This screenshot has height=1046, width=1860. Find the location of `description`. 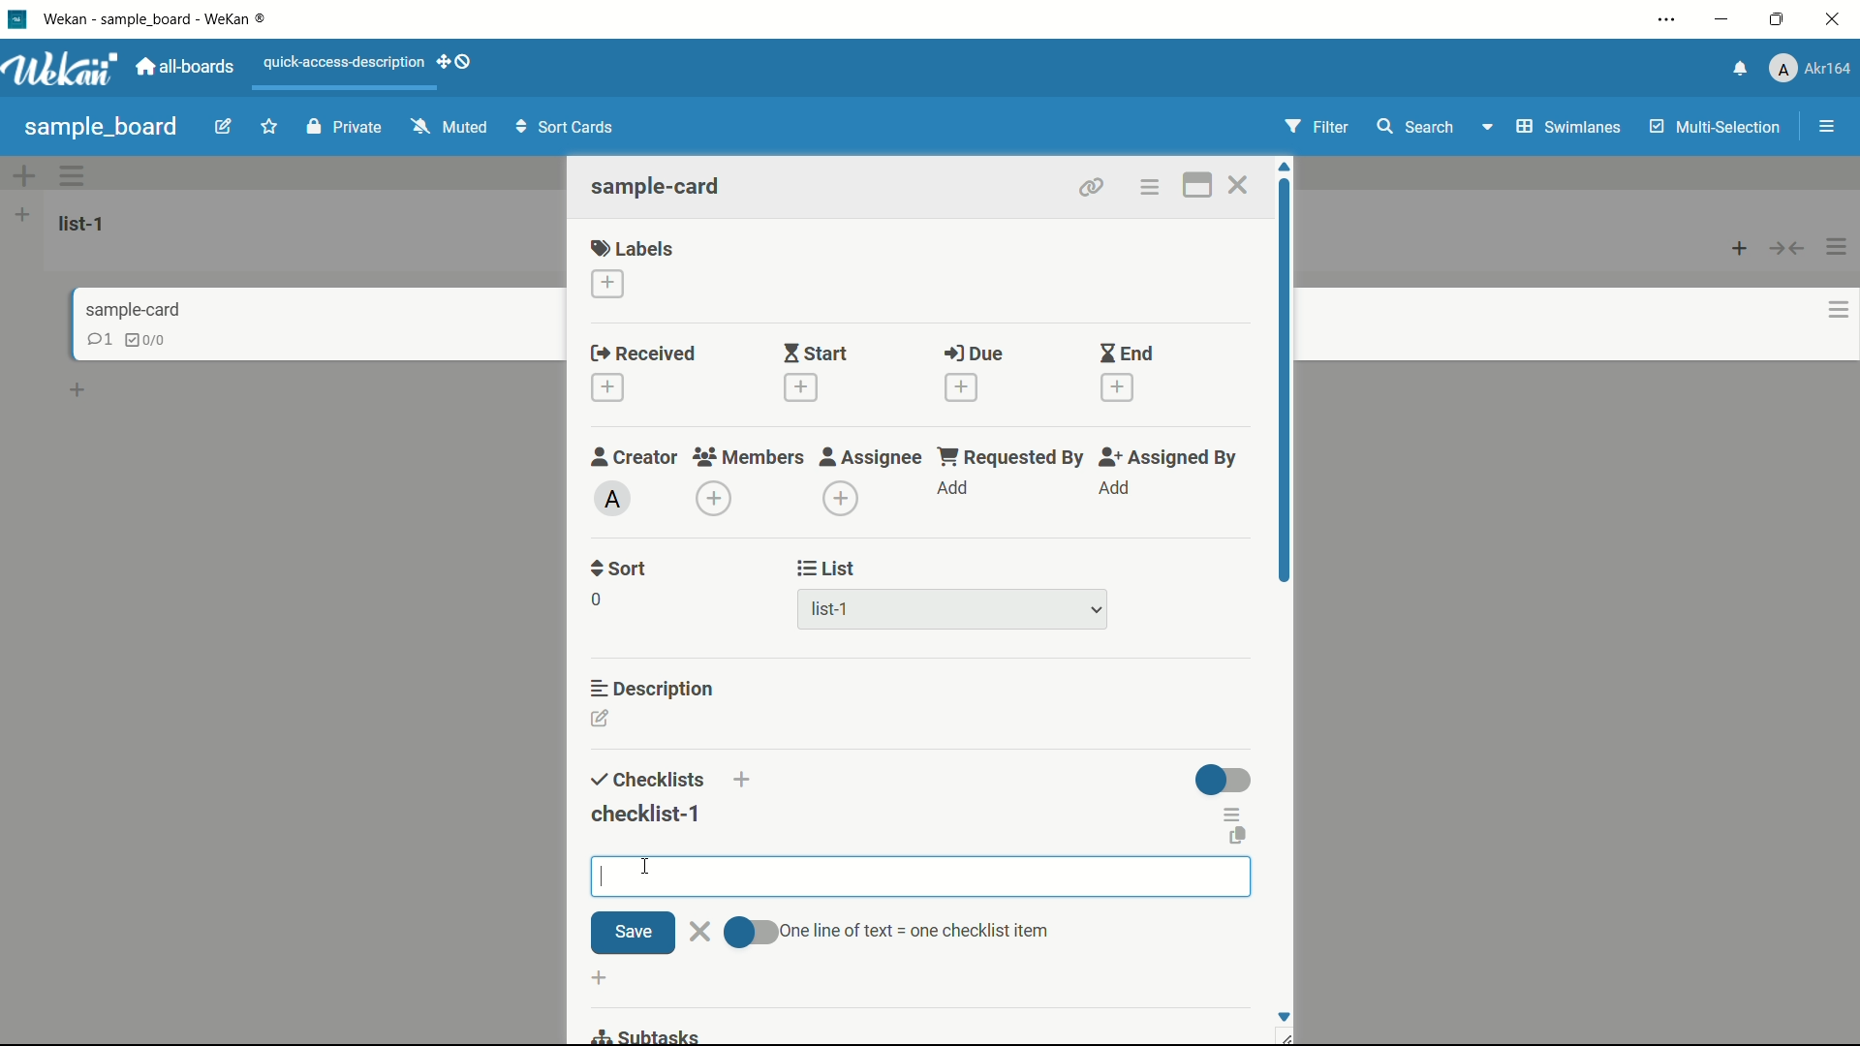

description is located at coordinates (658, 689).